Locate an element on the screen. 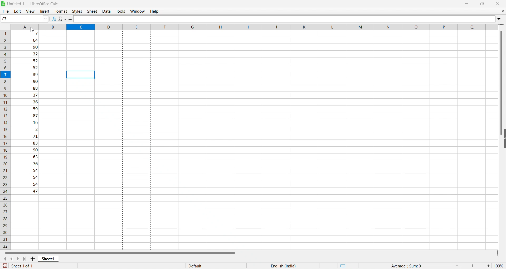 The image size is (506, 269). Formula is located at coordinates (71, 19).